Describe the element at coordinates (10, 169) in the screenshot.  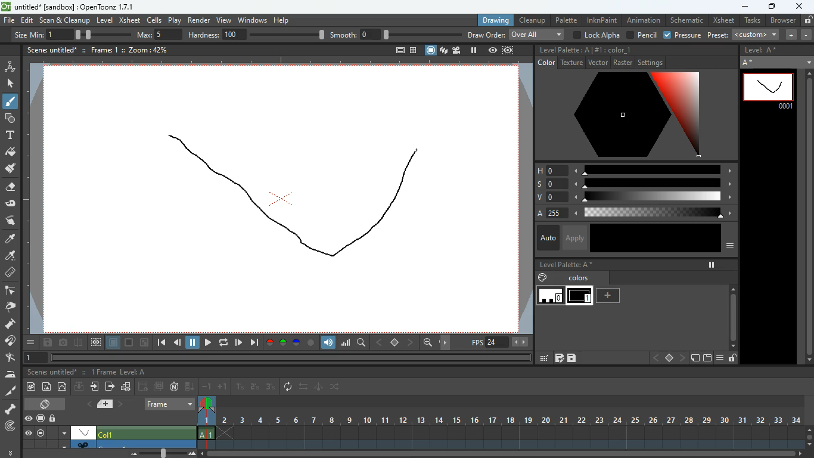
I see `paint` at that location.